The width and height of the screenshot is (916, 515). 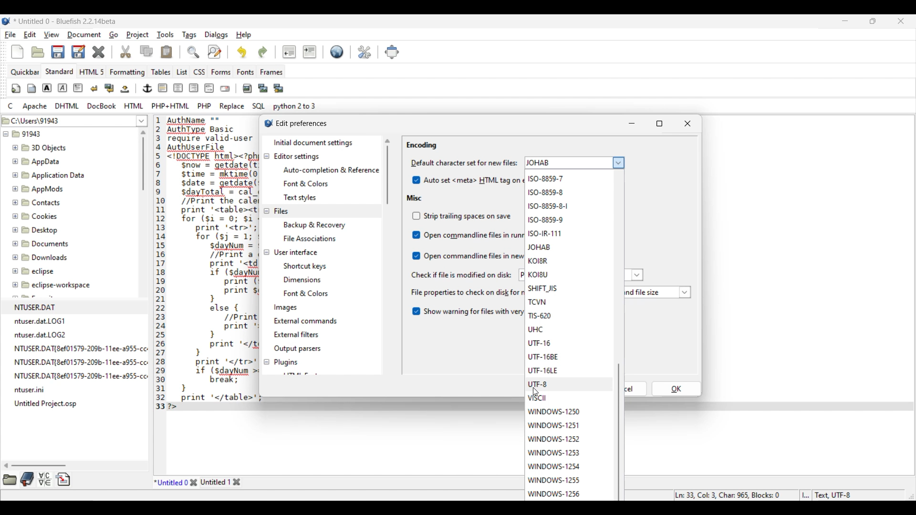 What do you see at coordinates (199, 72) in the screenshot?
I see `CSS` at bounding box center [199, 72].